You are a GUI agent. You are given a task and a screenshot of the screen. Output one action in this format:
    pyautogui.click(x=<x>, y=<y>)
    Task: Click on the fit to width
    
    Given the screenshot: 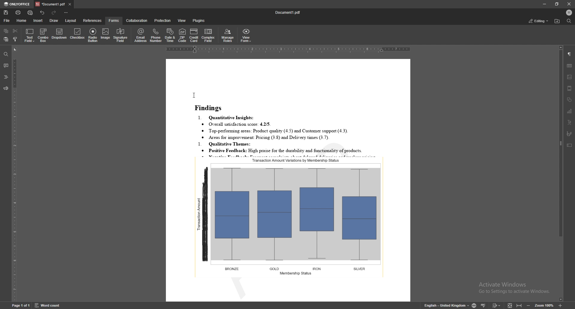 What is the action you would take?
    pyautogui.click(x=520, y=306)
    